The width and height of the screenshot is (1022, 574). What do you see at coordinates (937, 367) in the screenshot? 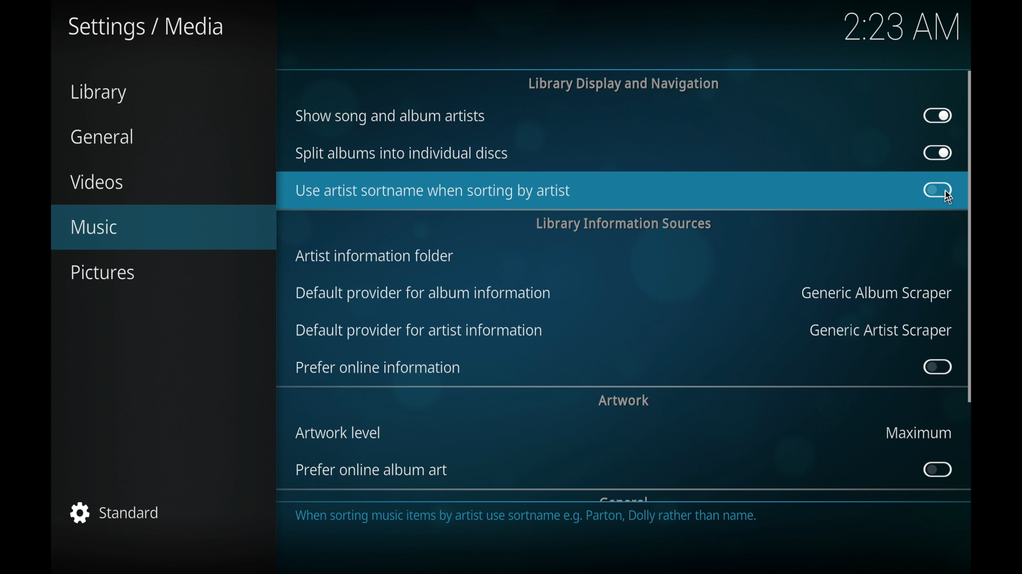
I see `toggle button` at bounding box center [937, 367].